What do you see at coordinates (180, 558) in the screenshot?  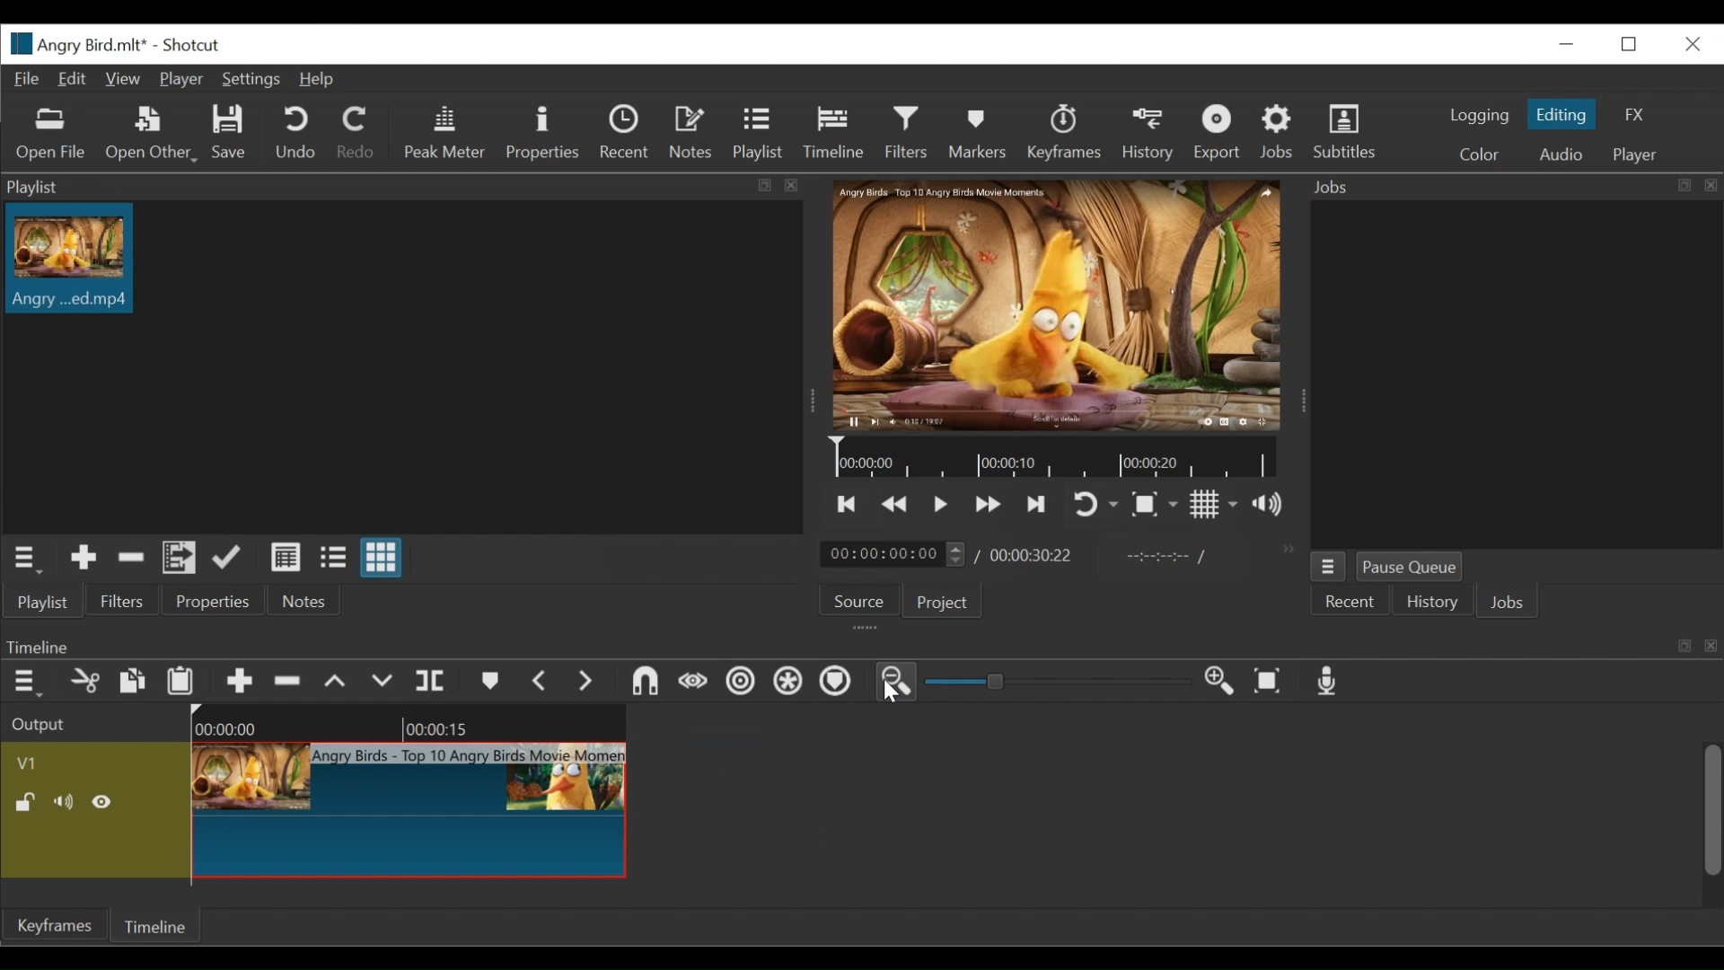 I see `Add files to the playlist` at bounding box center [180, 558].